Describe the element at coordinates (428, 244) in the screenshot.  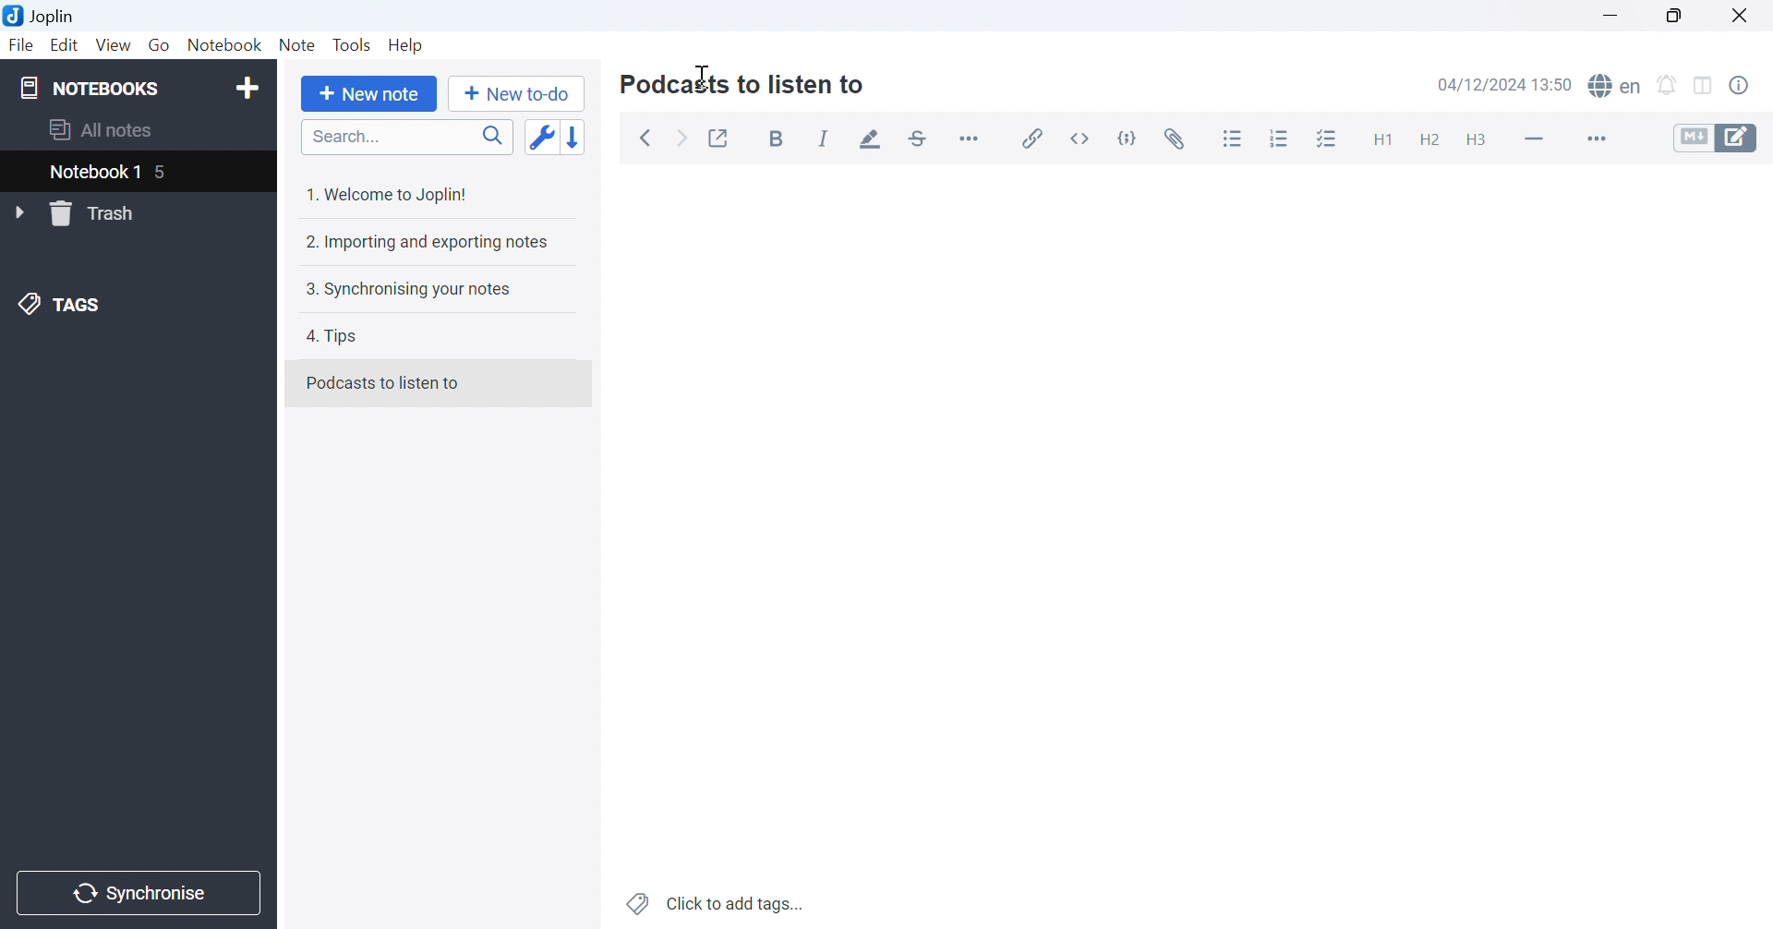
I see `2. Importing and exporting notes` at that location.